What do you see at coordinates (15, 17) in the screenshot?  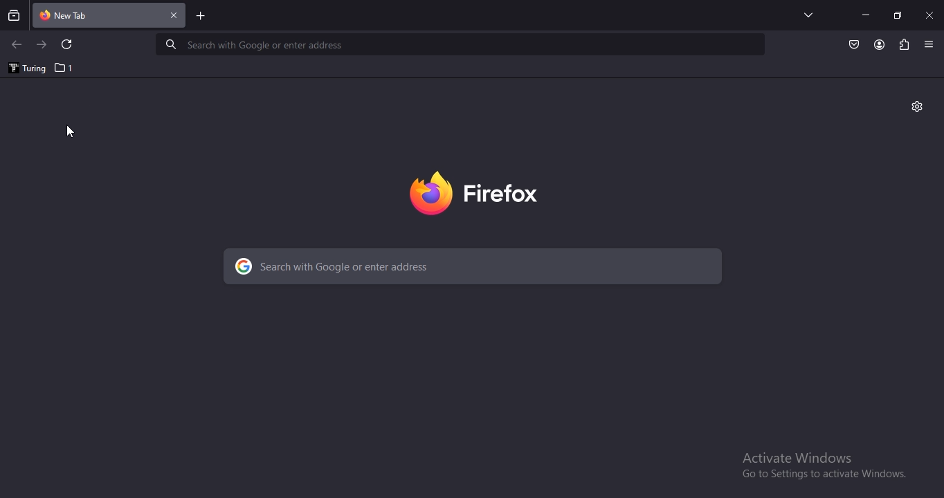 I see `search all recent and current tabs` at bounding box center [15, 17].